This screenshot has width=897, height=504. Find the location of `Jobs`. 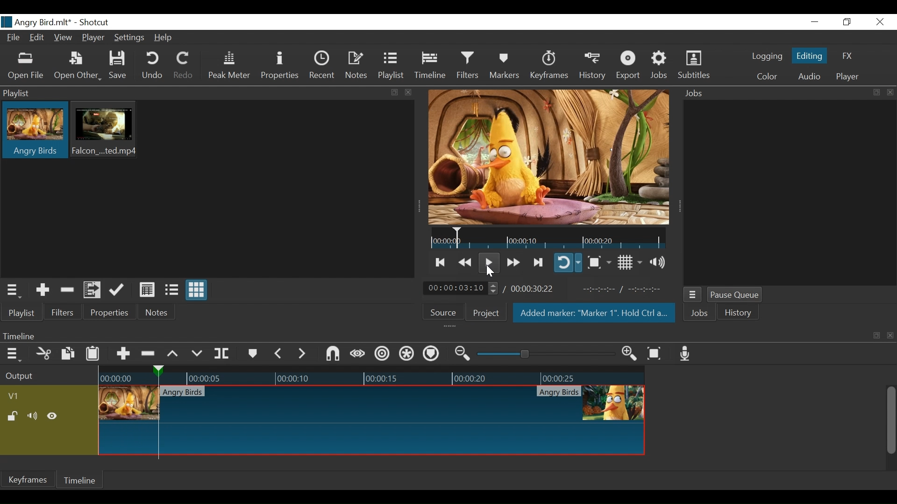

Jobs is located at coordinates (699, 313).